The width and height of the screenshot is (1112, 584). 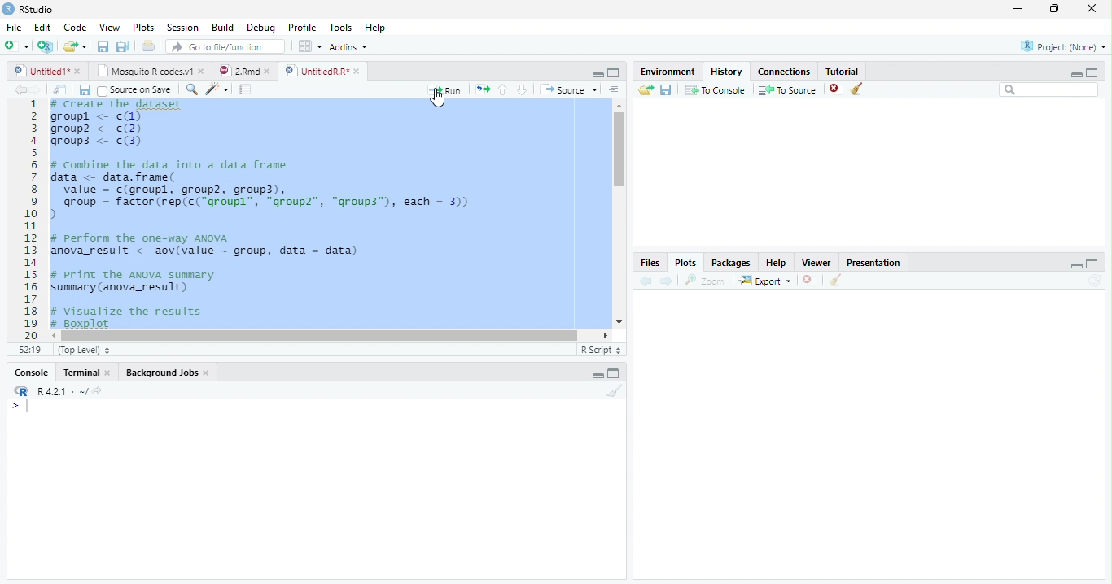 I want to click on 2Rmd, so click(x=243, y=69).